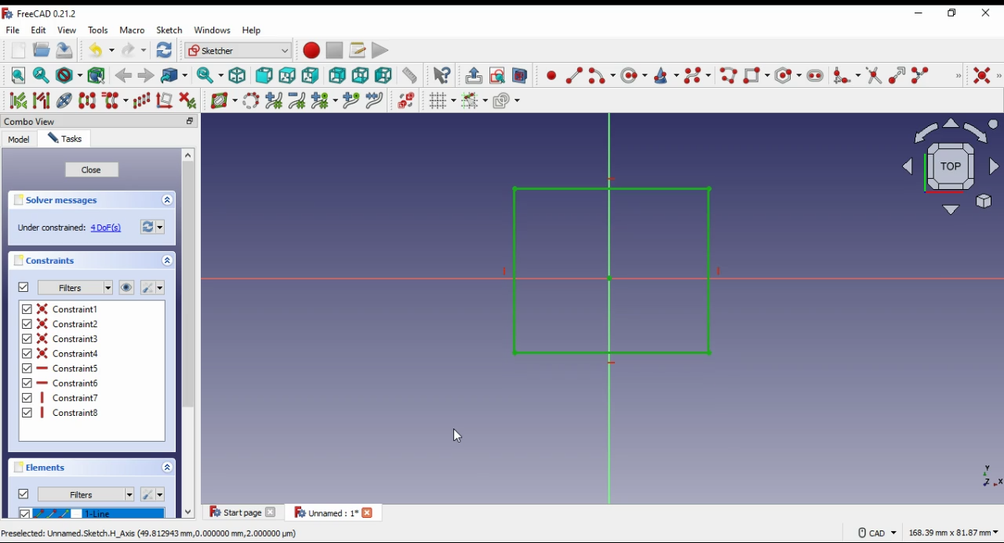  What do you see at coordinates (360, 75) in the screenshot?
I see `bottom` at bounding box center [360, 75].